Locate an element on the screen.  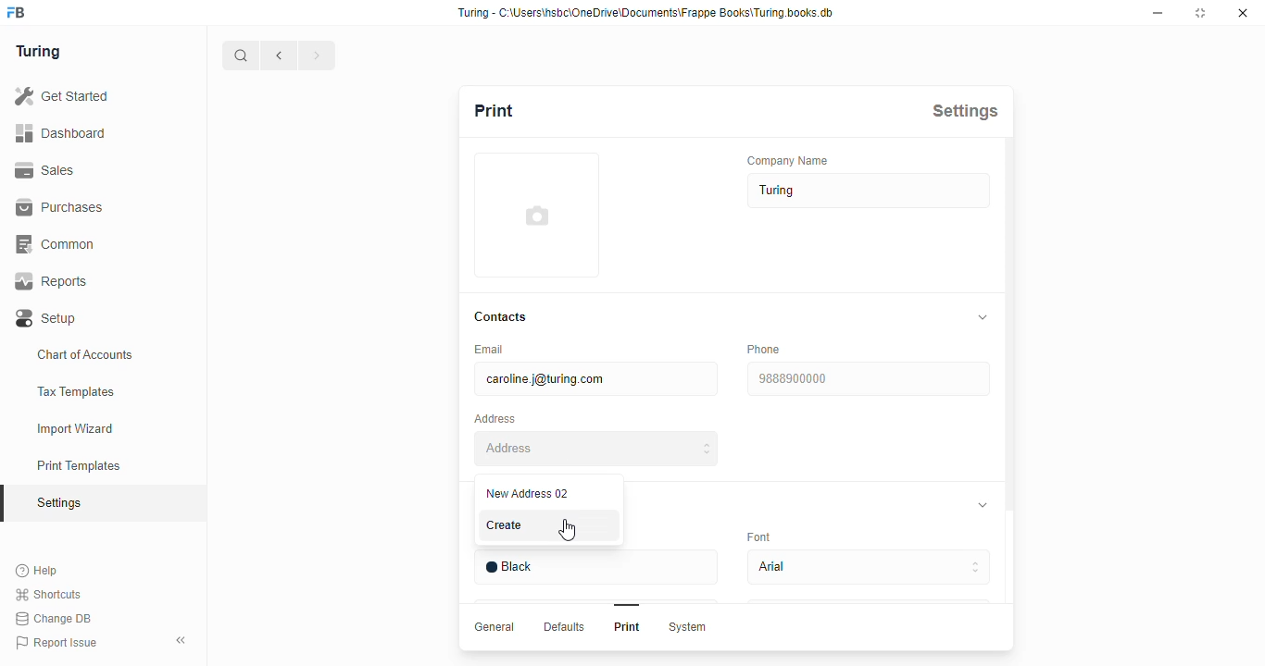
Defaults is located at coordinates (566, 627).